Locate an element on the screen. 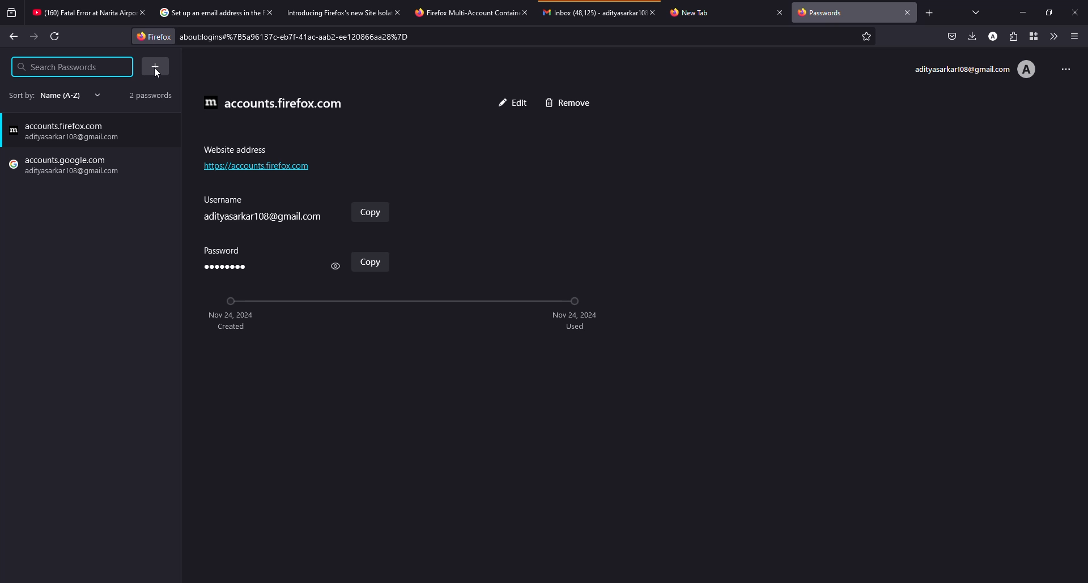 The height and width of the screenshot is (583, 1088). username is located at coordinates (221, 199).